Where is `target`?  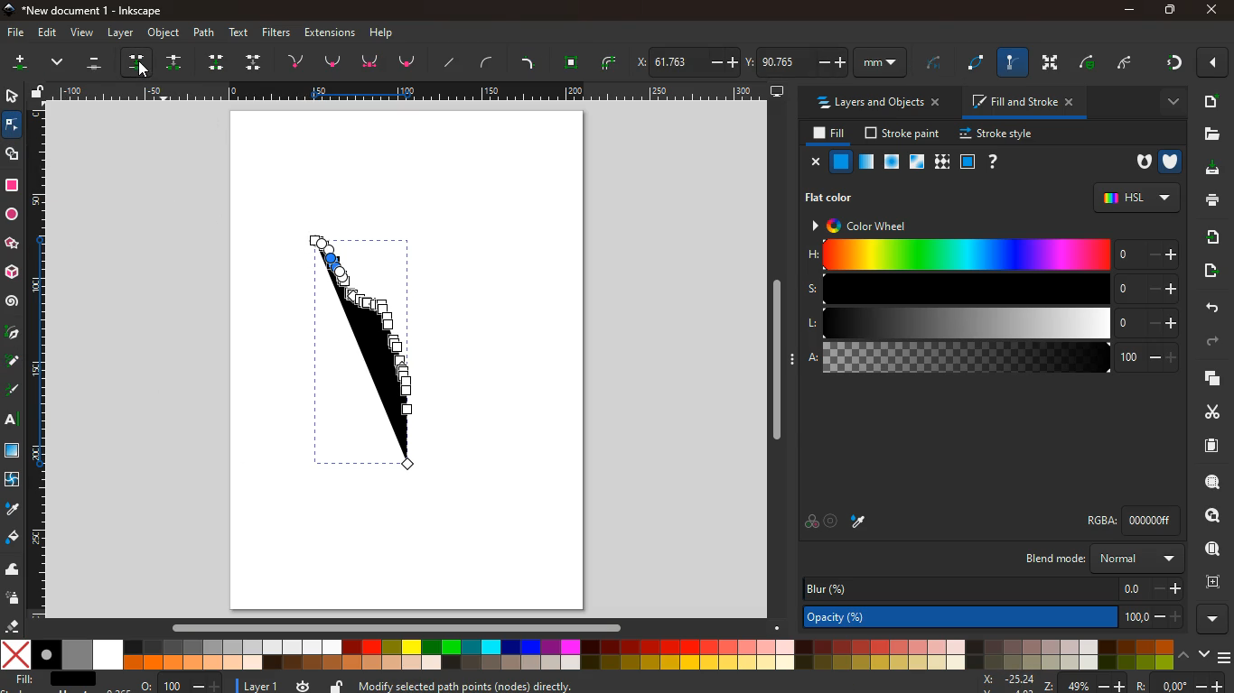 target is located at coordinates (833, 522).